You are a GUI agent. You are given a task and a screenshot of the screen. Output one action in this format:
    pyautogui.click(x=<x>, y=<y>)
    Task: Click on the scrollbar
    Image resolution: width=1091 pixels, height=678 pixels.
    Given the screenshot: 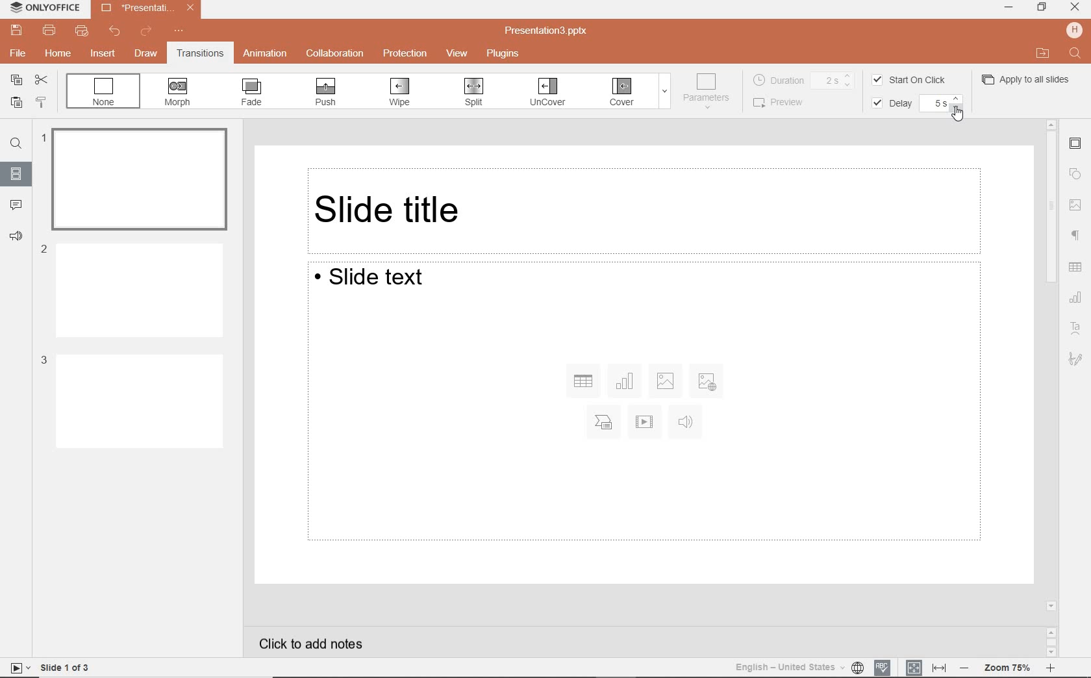 What is the action you would take?
    pyautogui.click(x=1050, y=388)
    